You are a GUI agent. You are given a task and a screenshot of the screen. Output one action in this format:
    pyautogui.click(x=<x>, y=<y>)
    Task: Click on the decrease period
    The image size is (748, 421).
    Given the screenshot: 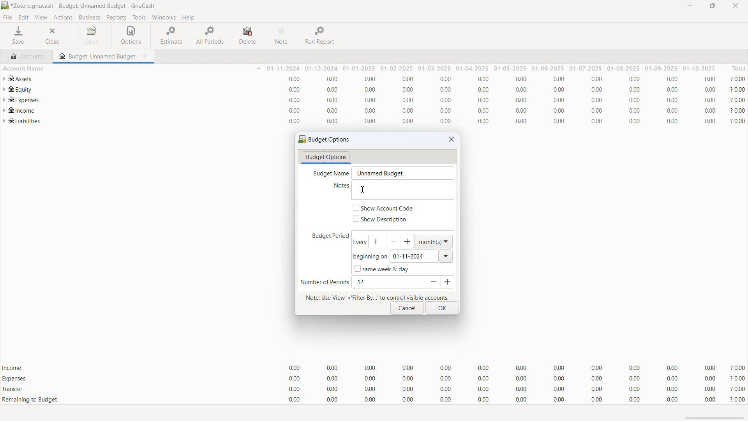 What is the action you would take?
    pyautogui.click(x=432, y=282)
    